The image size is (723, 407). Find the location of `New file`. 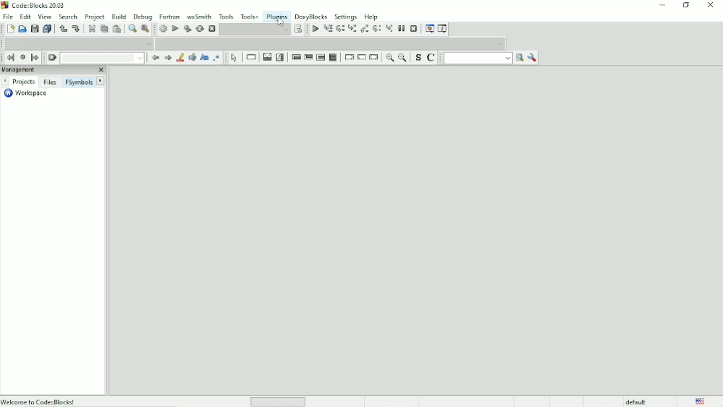

New file is located at coordinates (11, 29).